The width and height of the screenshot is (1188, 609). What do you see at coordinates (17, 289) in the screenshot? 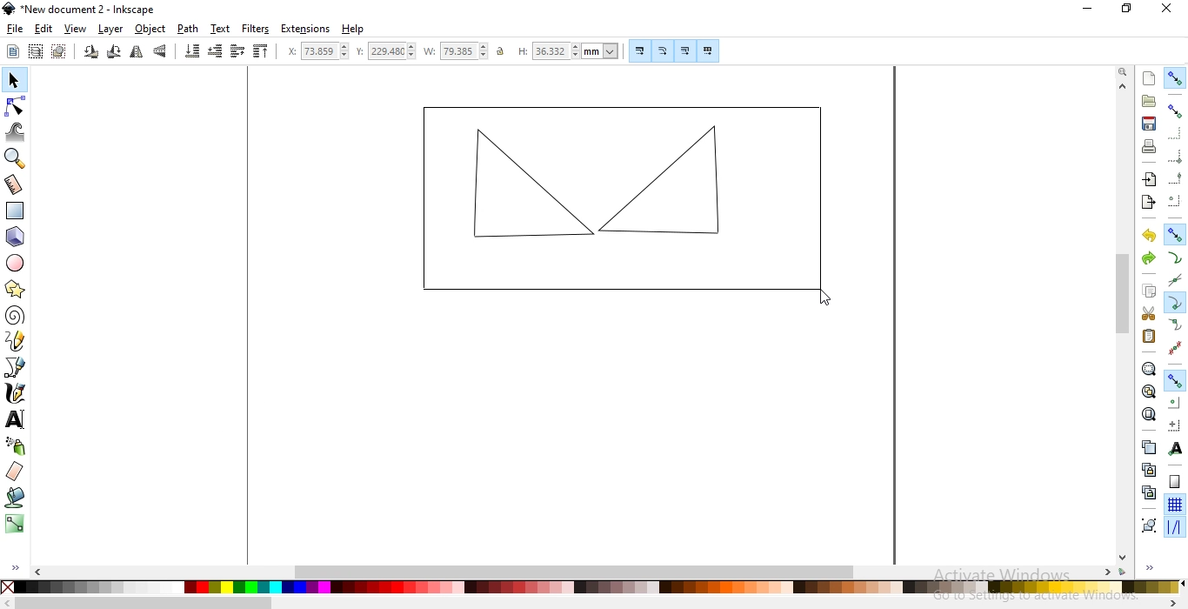
I see `create stars and polygons` at bounding box center [17, 289].